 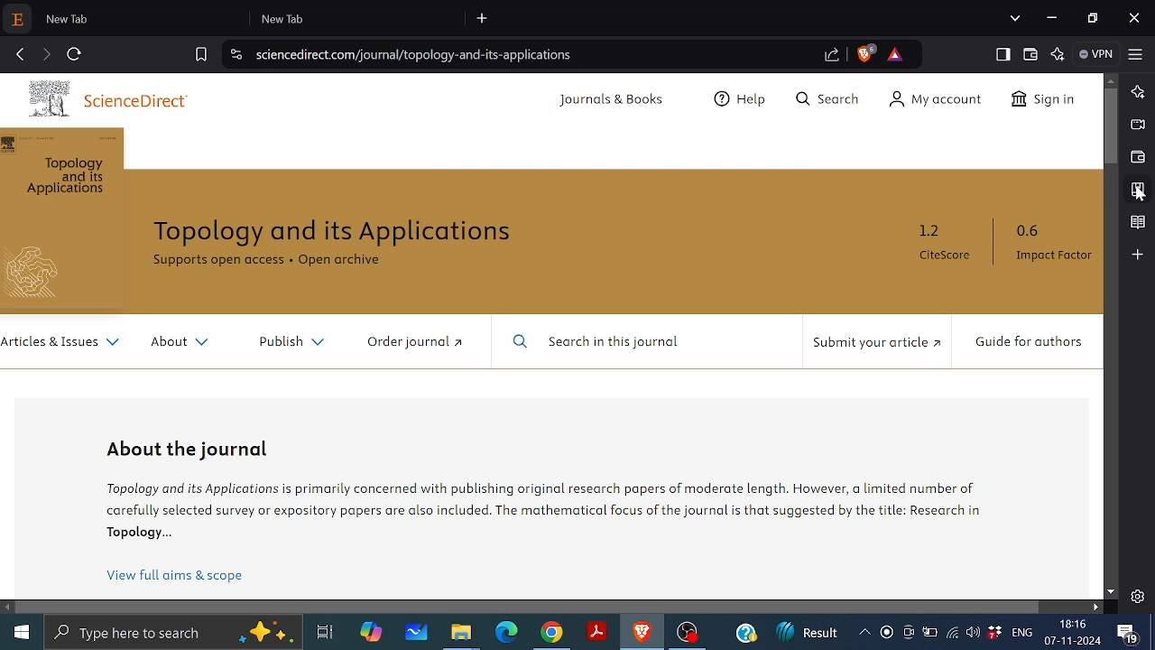 What do you see at coordinates (551, 635) in the screenshot?
I see `Chrome` at bounding box center [551, 635].